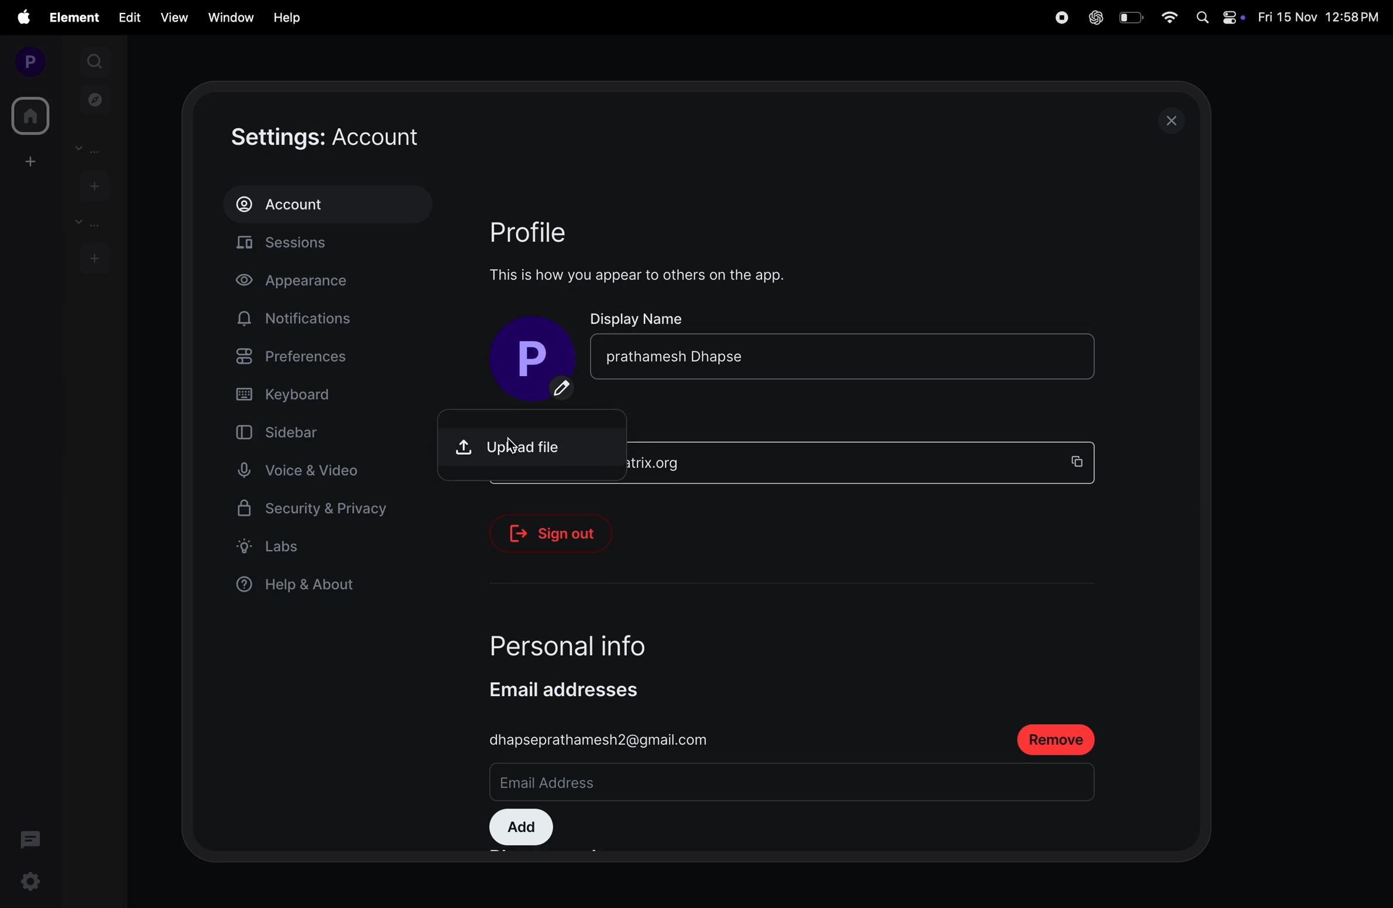 The image size is (1393, 908). Describe the element at coordinates (313, 546) in the screenshot. I see `labs` at that location.